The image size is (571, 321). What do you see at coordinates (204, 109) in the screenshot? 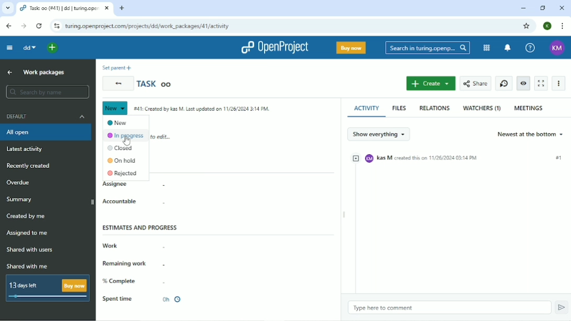
I see `#41: Created by Kas m. Last updated on 11/26/2024 3:14 PM .` at bounding box center [204, 109].